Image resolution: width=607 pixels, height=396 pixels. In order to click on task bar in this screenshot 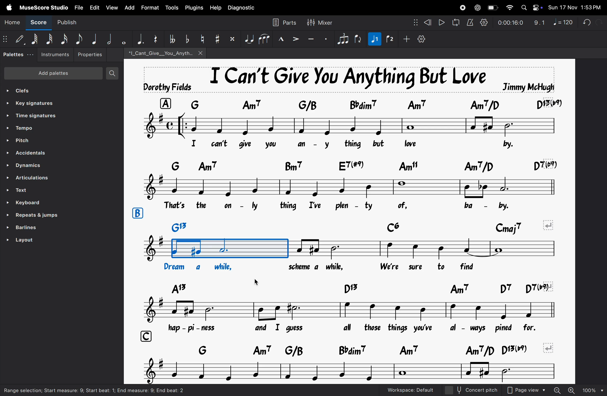, I will do `click(128, 389)`.